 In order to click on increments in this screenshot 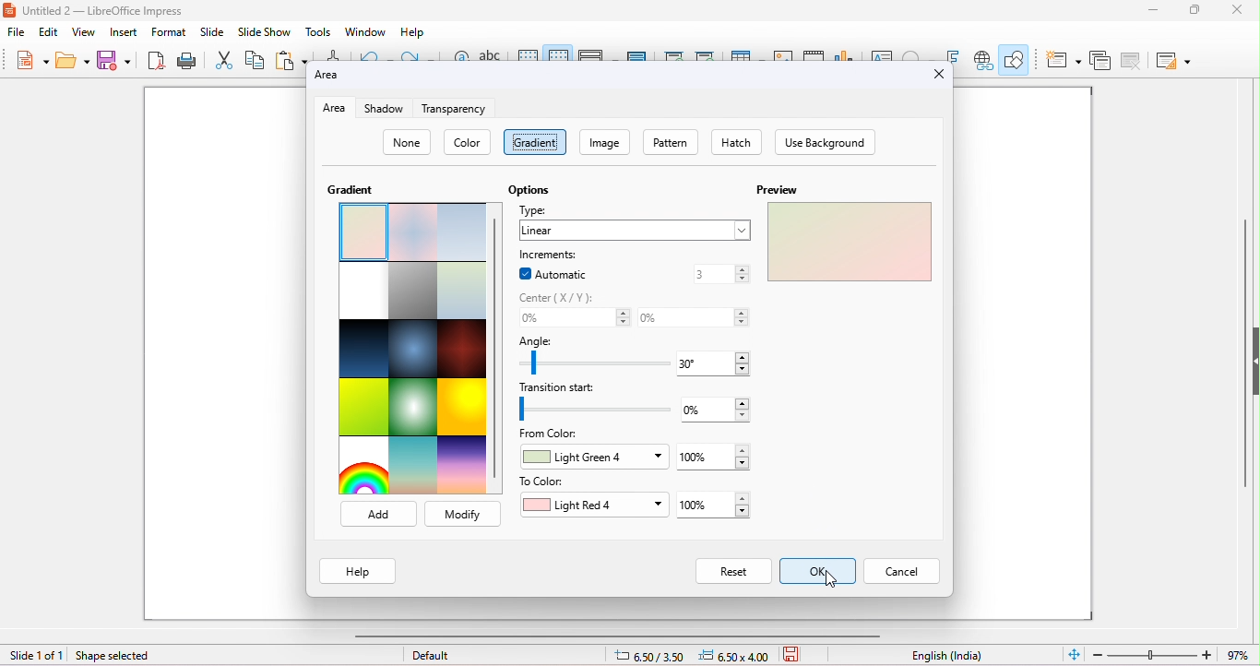, I will do `click(557, 254)`.